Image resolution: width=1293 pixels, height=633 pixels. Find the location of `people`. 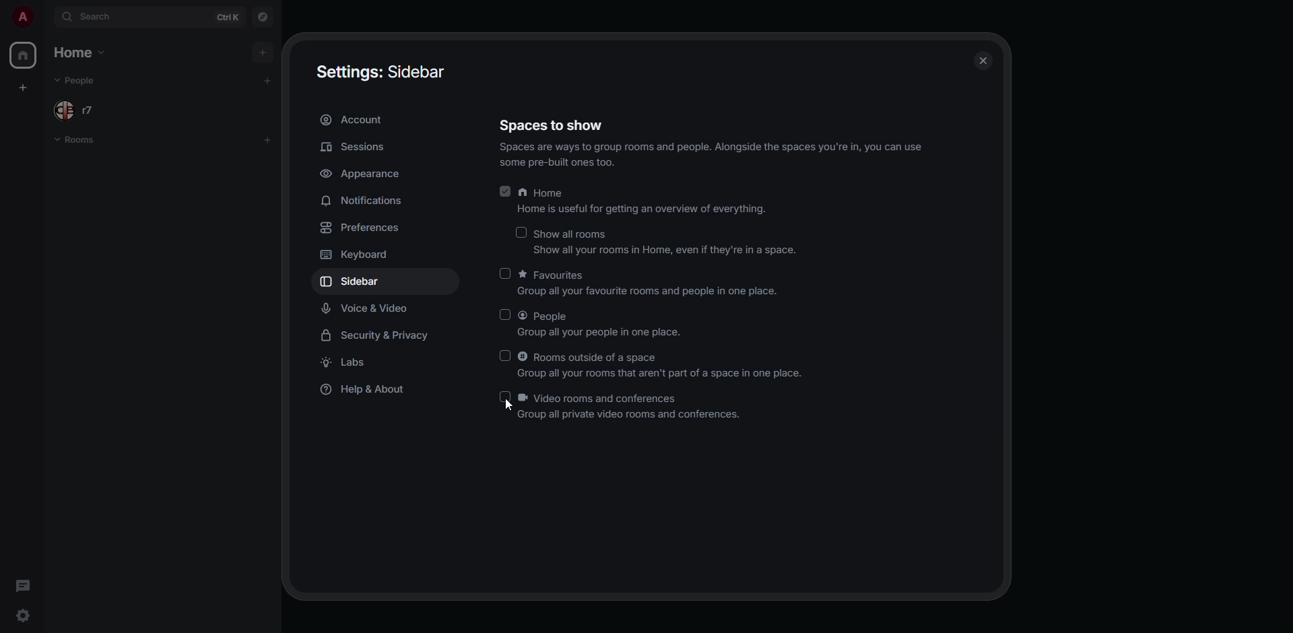

people is located at coordinates (78, 80).